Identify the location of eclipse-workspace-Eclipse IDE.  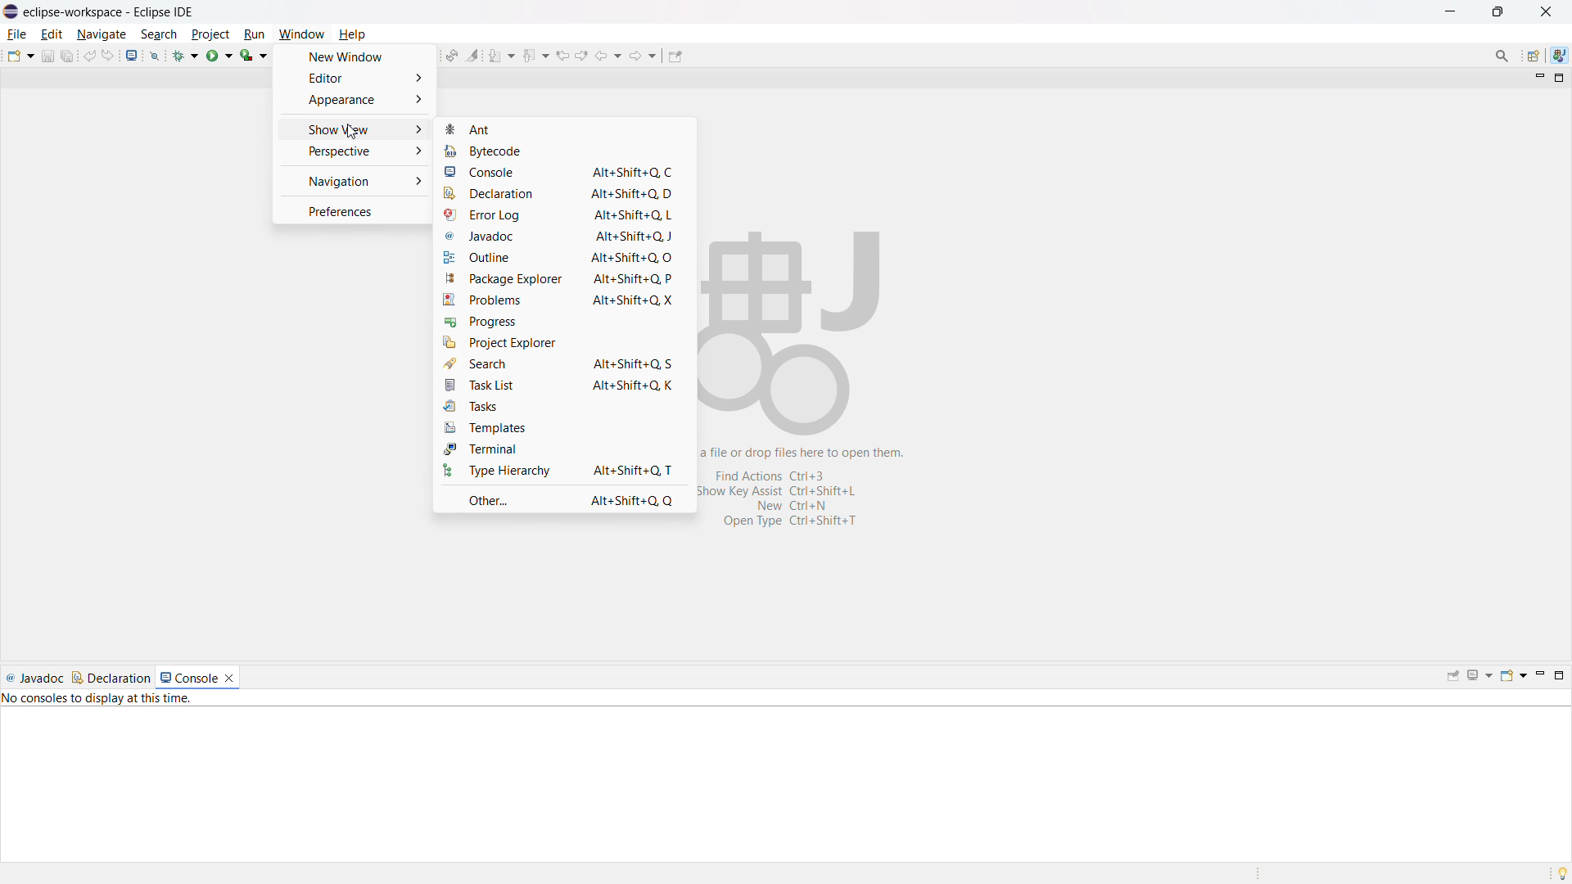
(108, 12).